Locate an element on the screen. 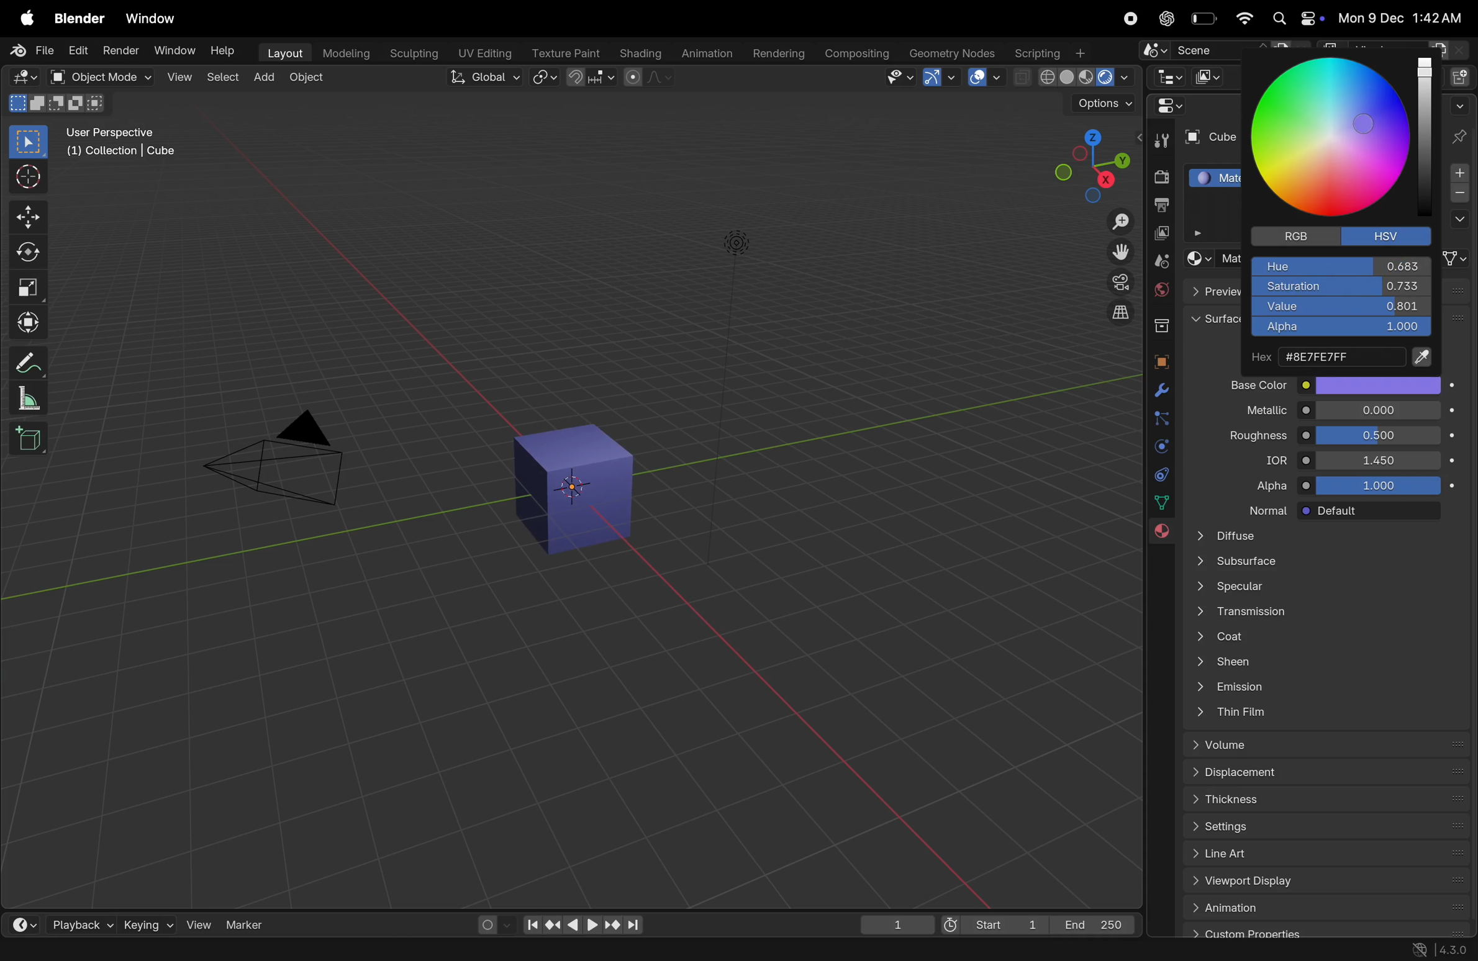  Lights is located at coordinates (738, 245).